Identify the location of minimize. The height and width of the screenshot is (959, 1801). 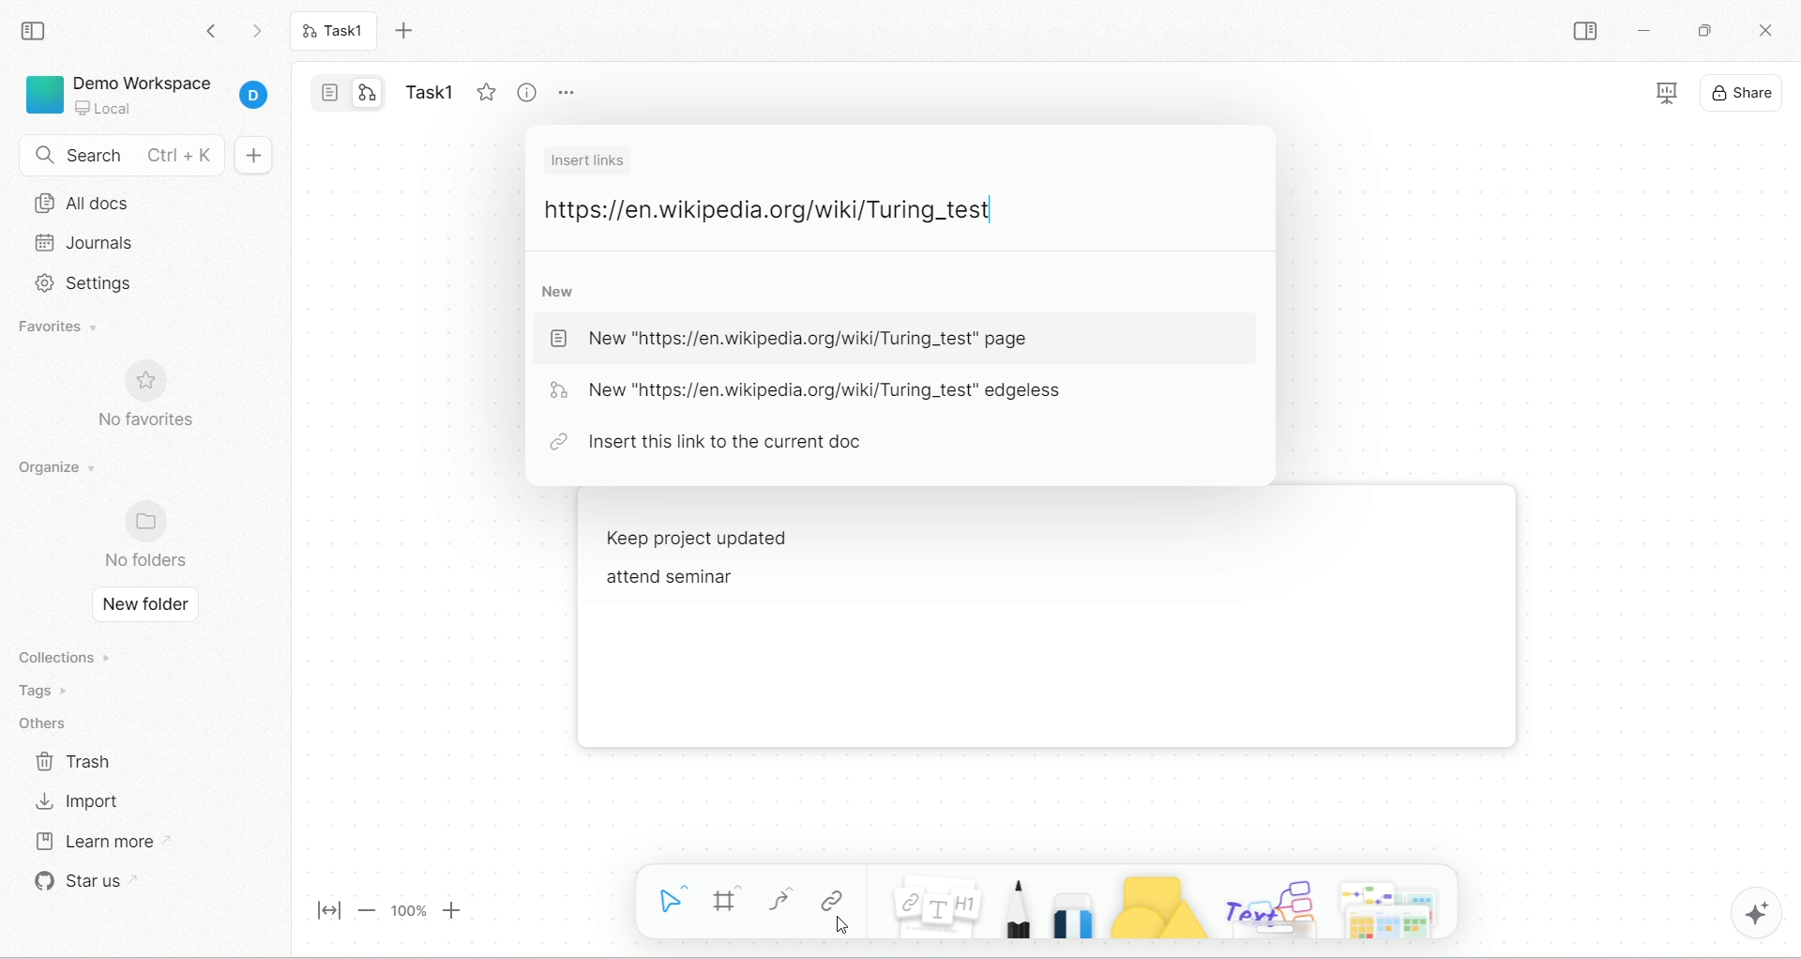
(1646, 34).